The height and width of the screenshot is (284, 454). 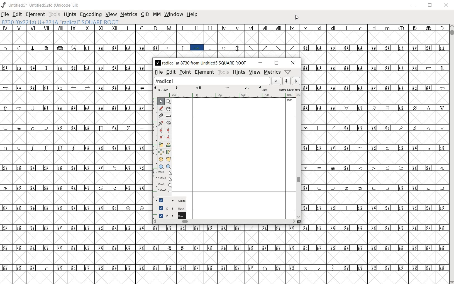 What do you see at coordinates (74, 22) in the screenshot?
I see `8730 (0x221a) U+221A "radical" SQUARE ROOT` at bounding box center [74, 22].